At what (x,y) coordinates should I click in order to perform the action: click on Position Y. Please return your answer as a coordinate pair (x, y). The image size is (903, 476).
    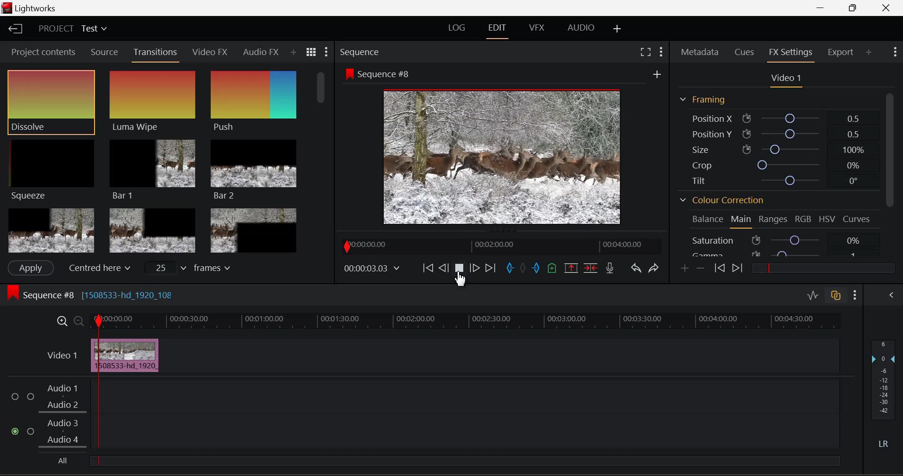
    Looking at the image, I should click on (774, 132).